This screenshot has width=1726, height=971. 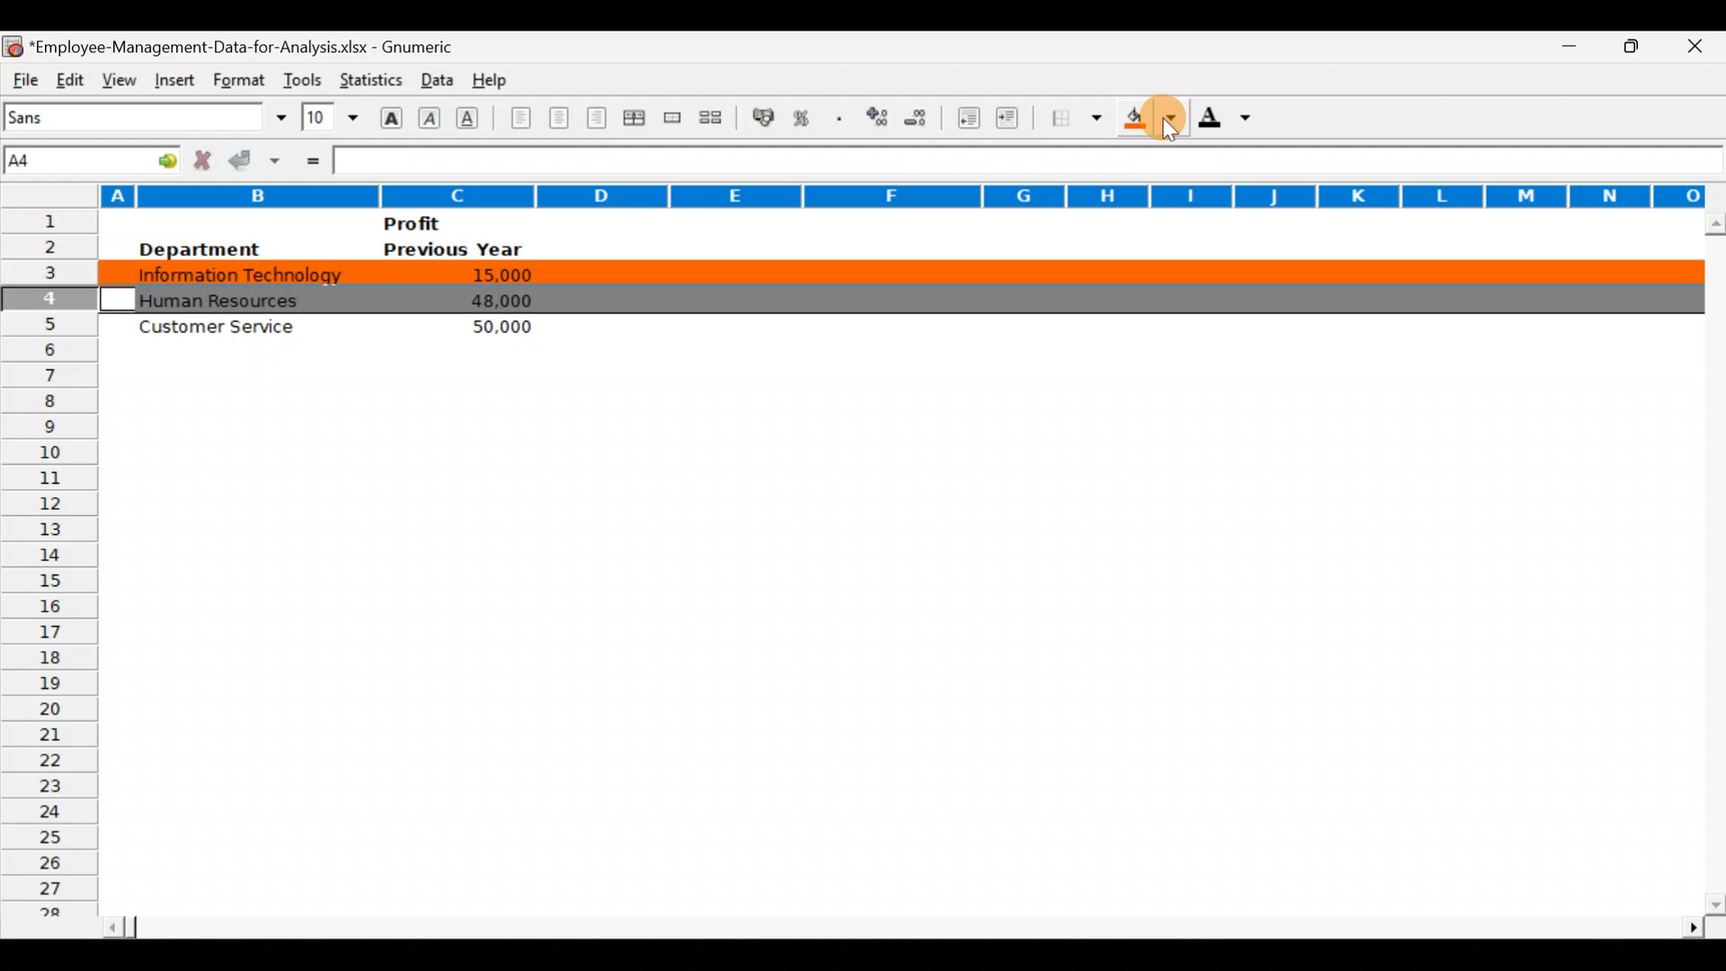 What do you see at coordinates (1010, 120) in the screenshot?
I see `Increase indent, align contents to the right` at bounding box center [1010, 120].